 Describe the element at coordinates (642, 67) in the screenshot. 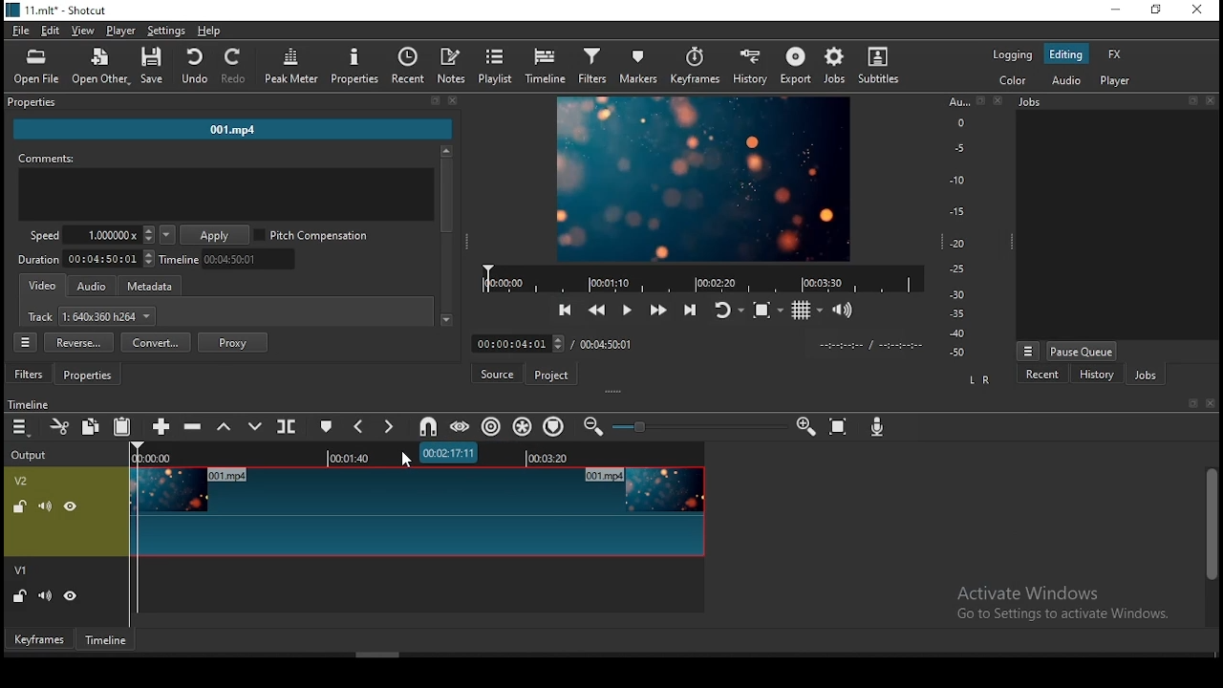

I see `markers` at that location.